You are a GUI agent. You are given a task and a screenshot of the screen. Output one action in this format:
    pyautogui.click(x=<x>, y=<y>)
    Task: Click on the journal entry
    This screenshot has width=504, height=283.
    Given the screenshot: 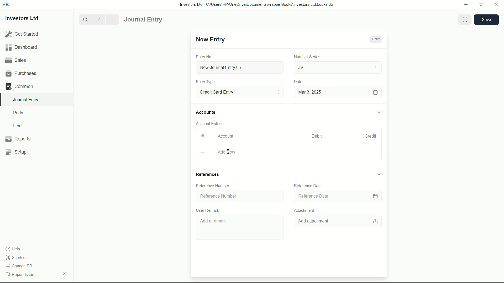 What is the action you would take?
    pyautogui.click(x=158, y=20)
    